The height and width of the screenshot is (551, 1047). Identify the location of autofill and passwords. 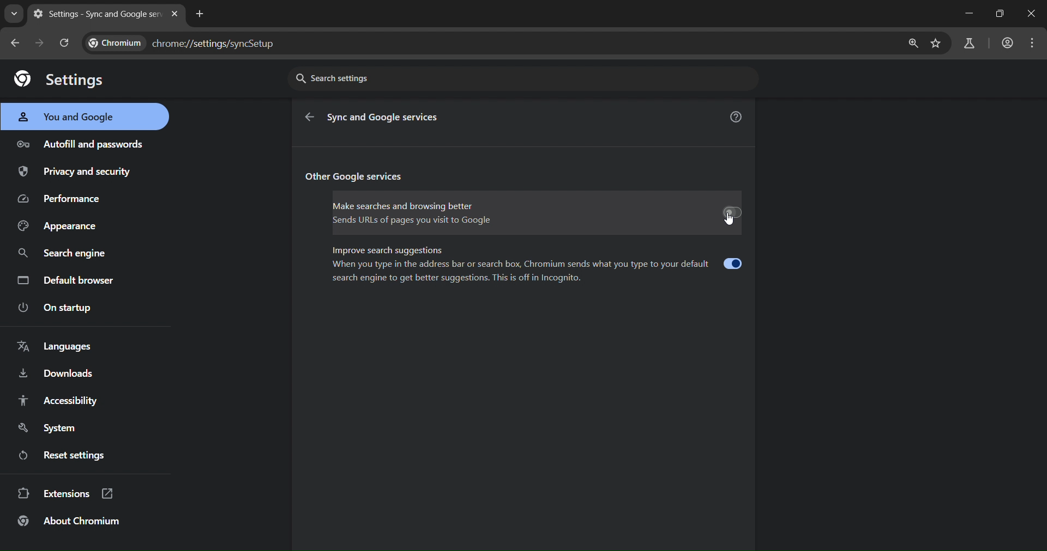
(82, 143).